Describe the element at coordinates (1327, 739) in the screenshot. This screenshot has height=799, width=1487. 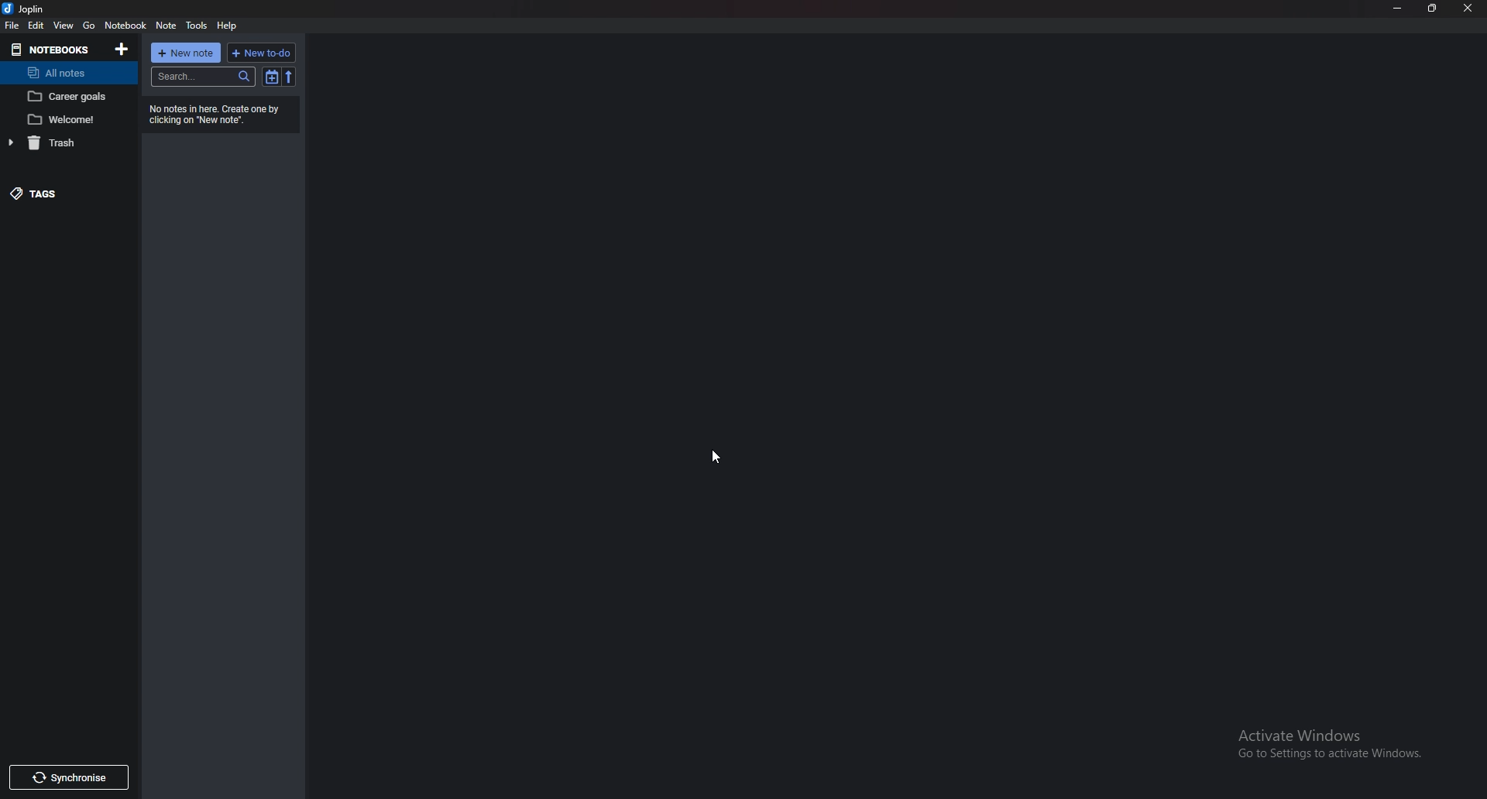
I see `Activate Windows` at that location.